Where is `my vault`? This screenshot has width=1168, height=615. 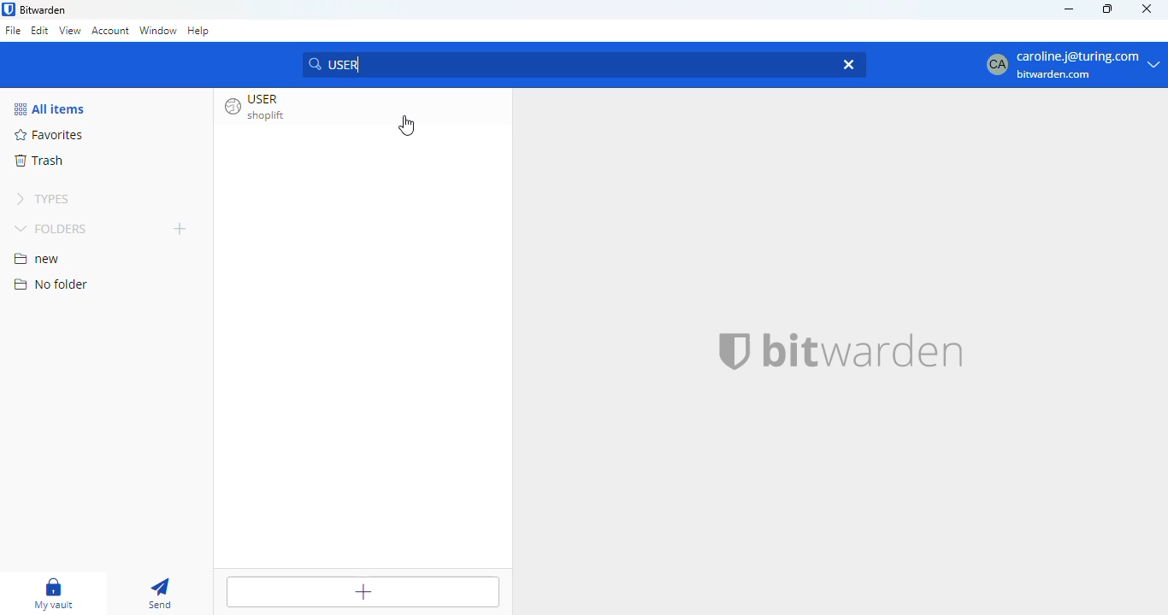 my vault is located at coordinates (56, 594).